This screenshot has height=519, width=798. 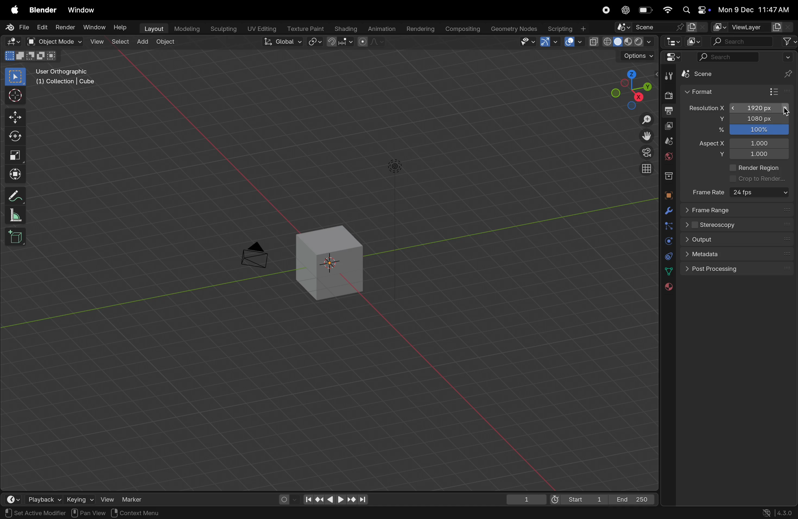 What do you see at coordinates (760, 193) in the screenshot?
I see `24 fps` at bounding box center [760, 193].